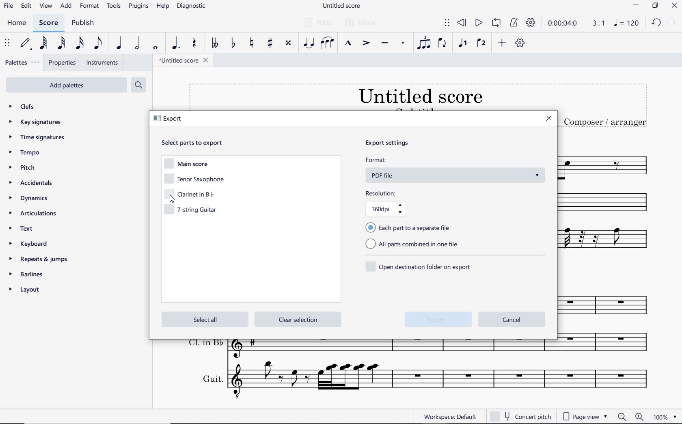 This screenshot has width=682, height=424. I want to click on Cl. in B, so click(369, 349).